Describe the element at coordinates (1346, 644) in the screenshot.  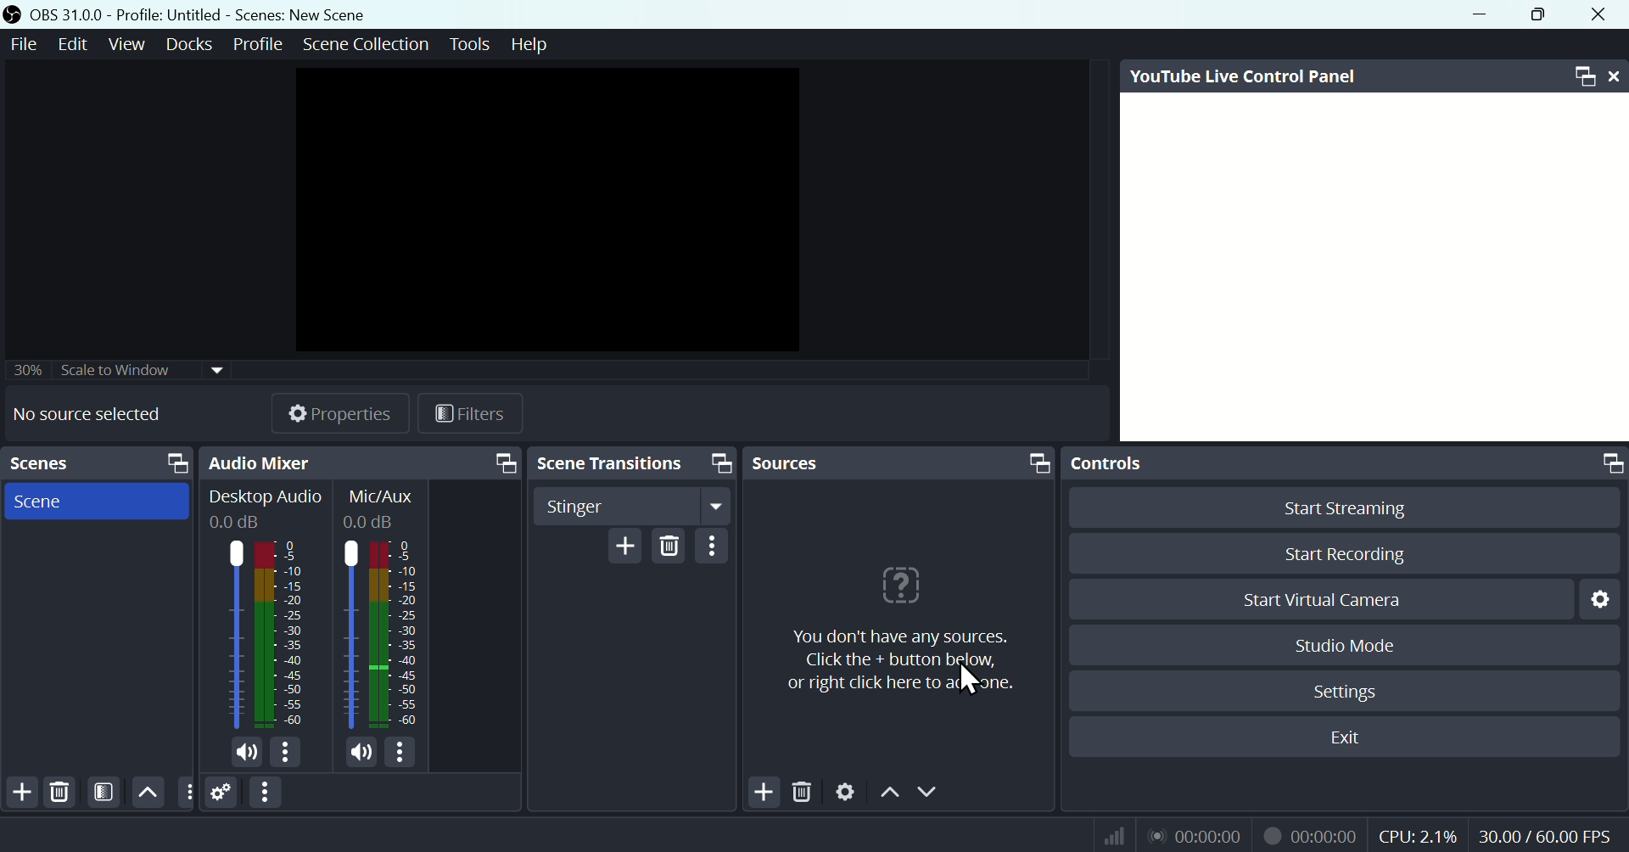
I see `Studio Mode` at that location.